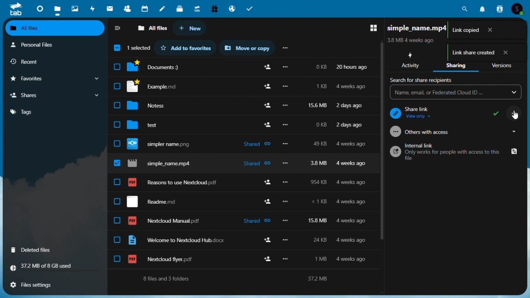  I want to click on All files, so click(153, 28).